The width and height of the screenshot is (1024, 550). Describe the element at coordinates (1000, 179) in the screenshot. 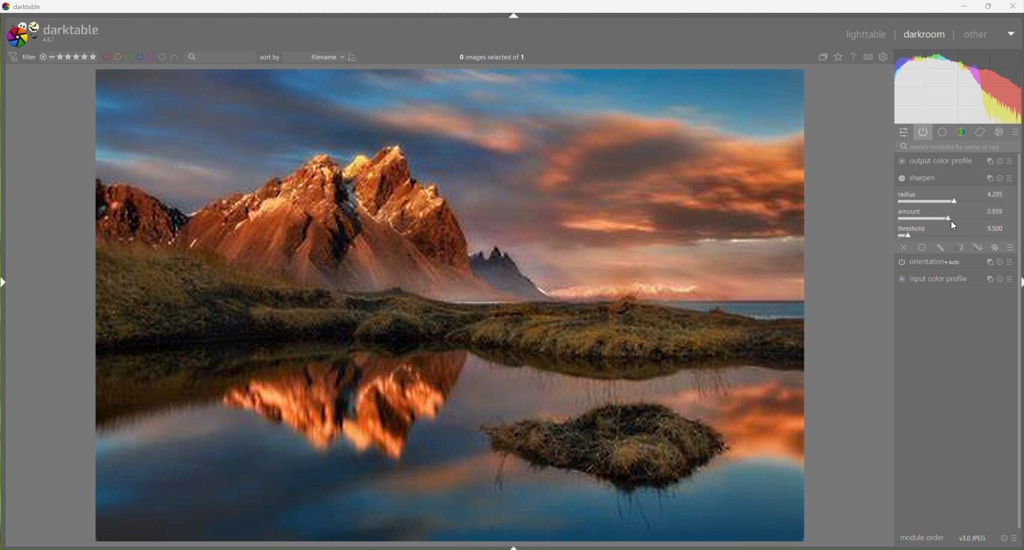

I see `copy, reset and presets` at that location.